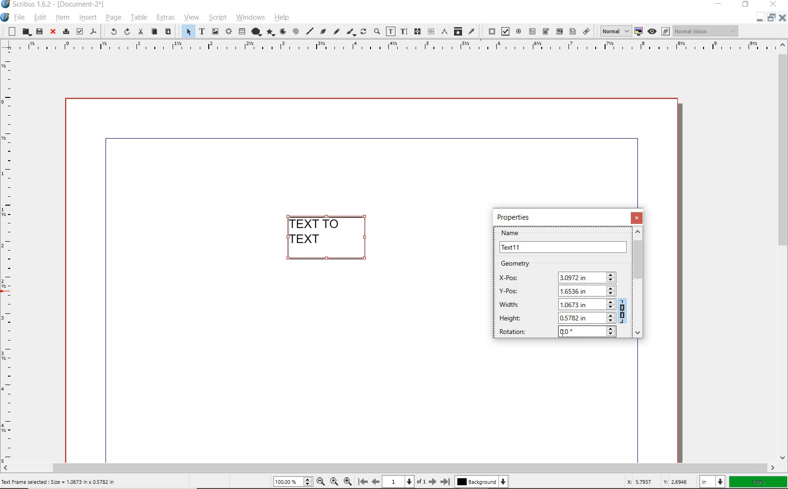  Describe the element at coordinates (614, 30) in the screenshot. I see `select image preview quality` at that location.